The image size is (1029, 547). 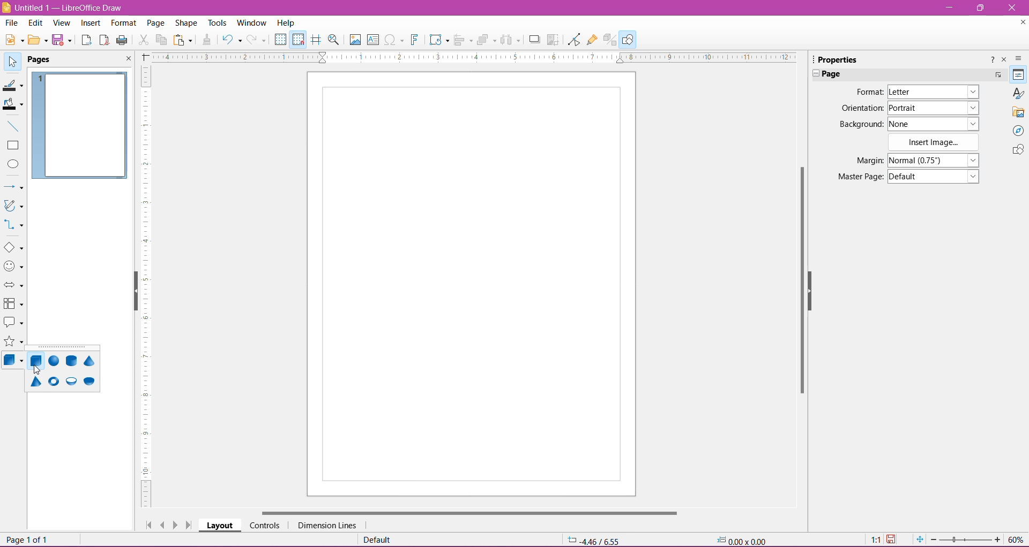 What do you see at coordinates (286, 22) in the screenshot?
I see `Help` at bounding box center [286, 22].